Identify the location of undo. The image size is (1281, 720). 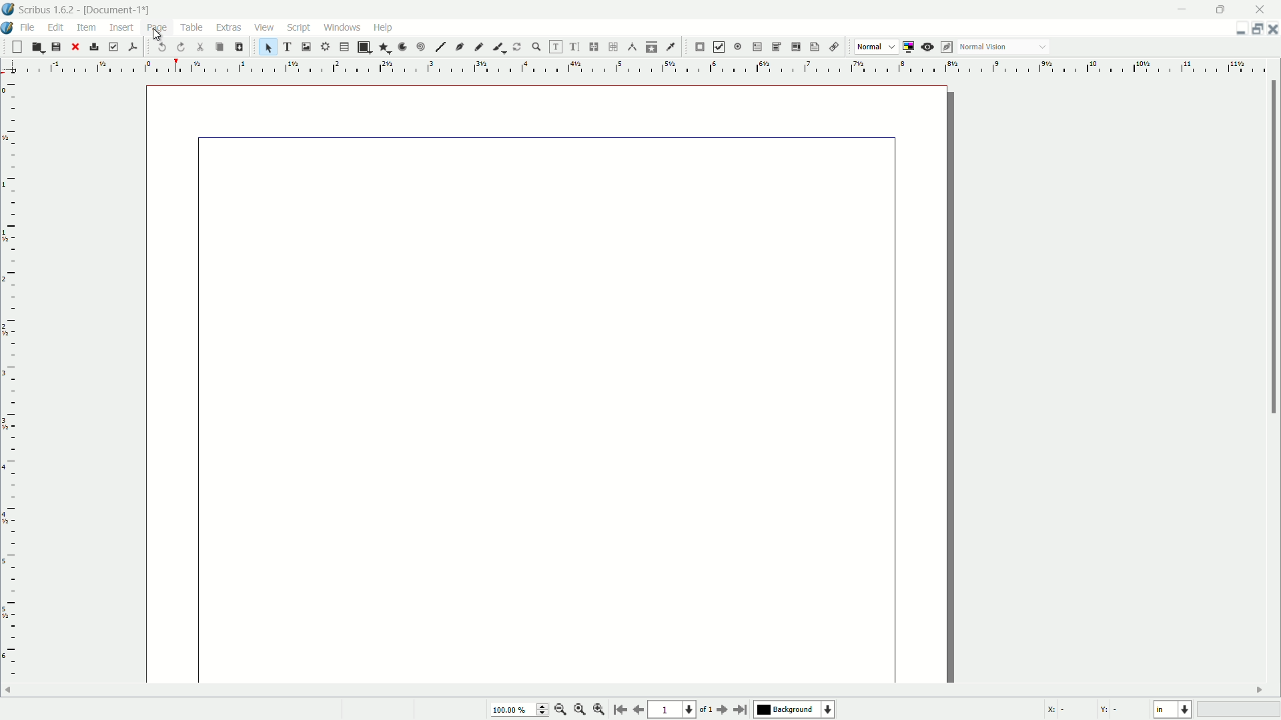
(163, 47).